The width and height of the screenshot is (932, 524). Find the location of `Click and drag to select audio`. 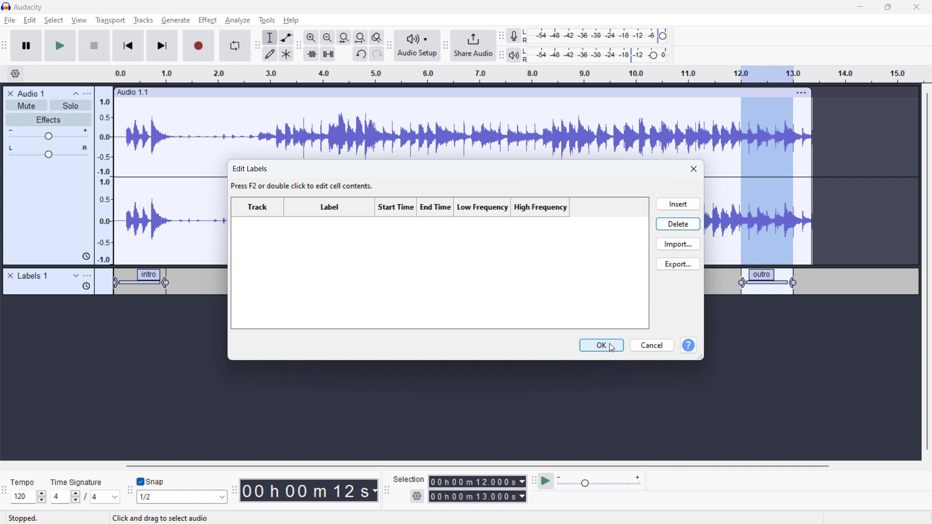

Click and drag to select audio is located at coordinates (160, 517).